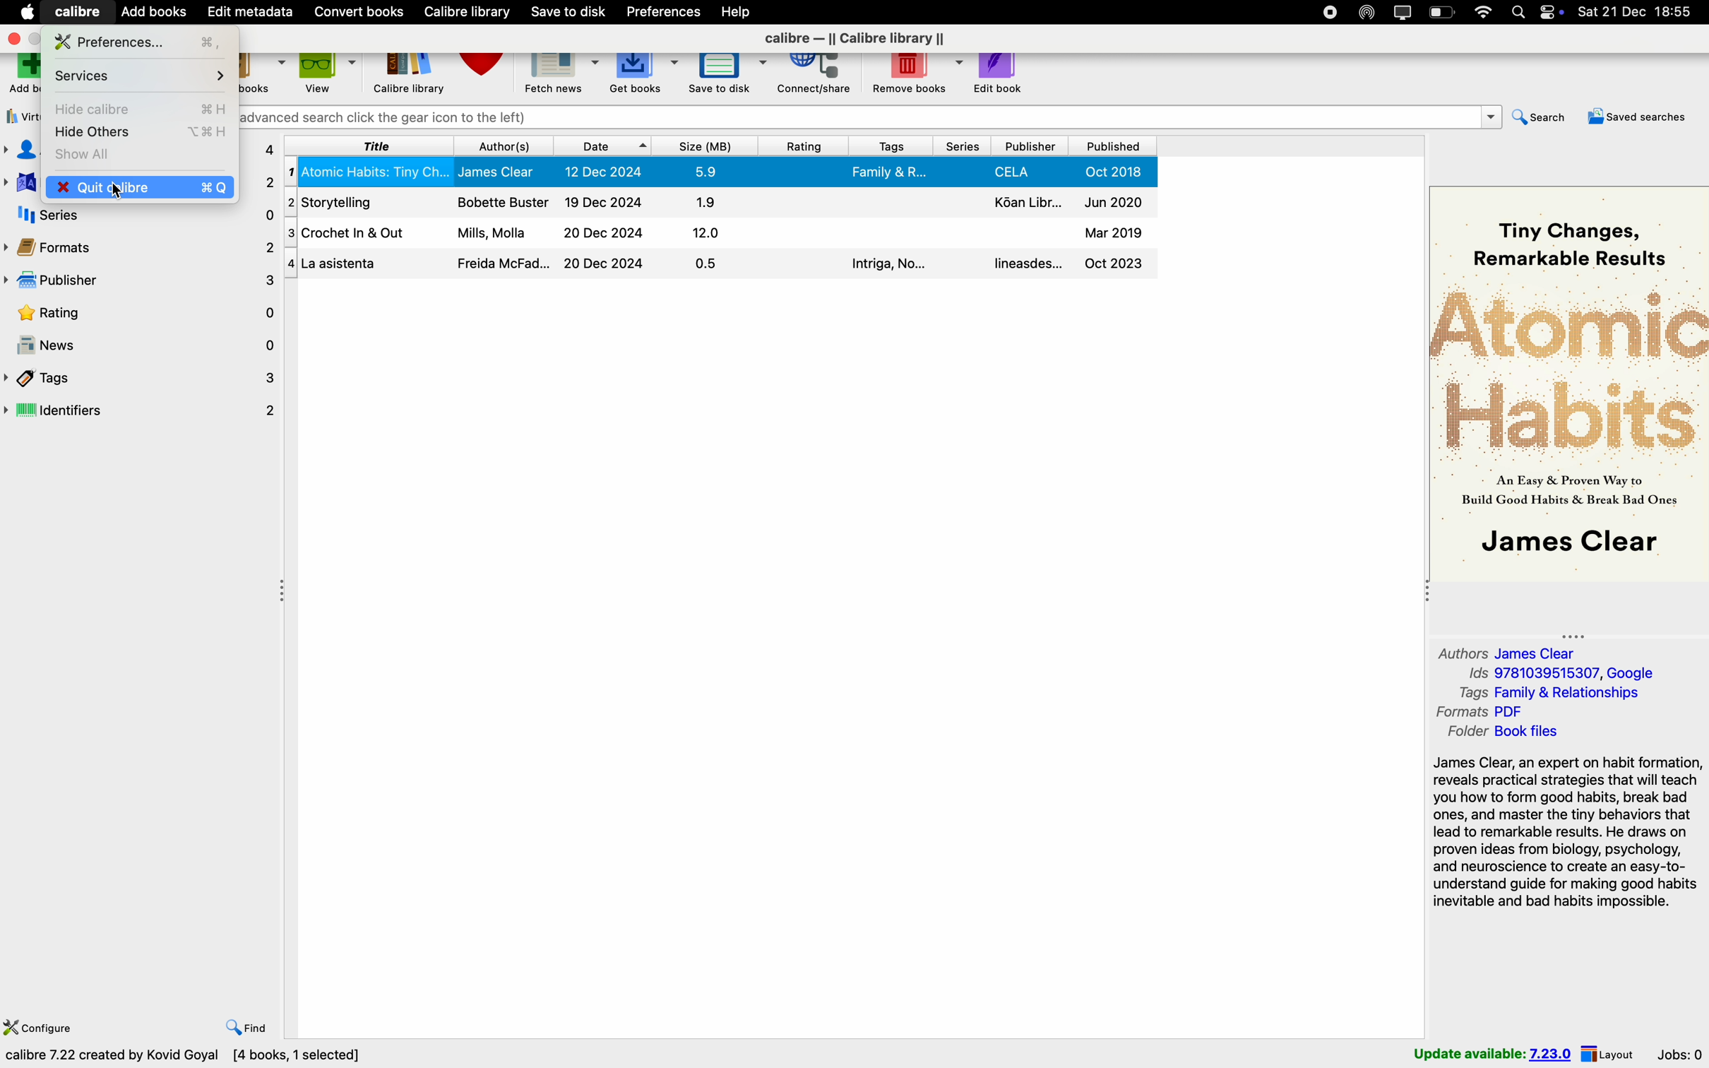  What do you see at coordinates (857, 40) in the screenshot?
I see `Calibre - || Calibre library ||` at bounding box center [857, 40].